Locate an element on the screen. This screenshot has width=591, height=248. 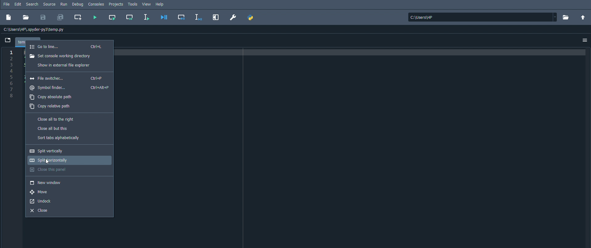
Copy absolute path is located at coordinates (51, 97).